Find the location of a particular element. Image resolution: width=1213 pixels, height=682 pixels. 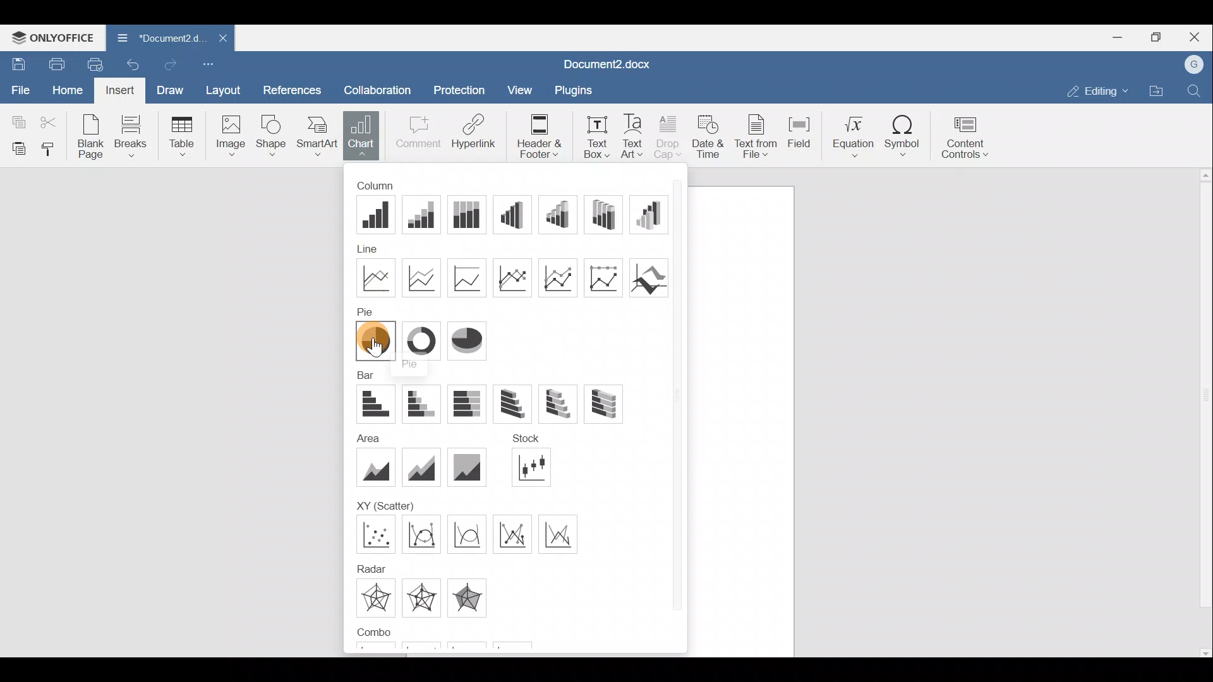

Redo is located at coordinates (175, 66).